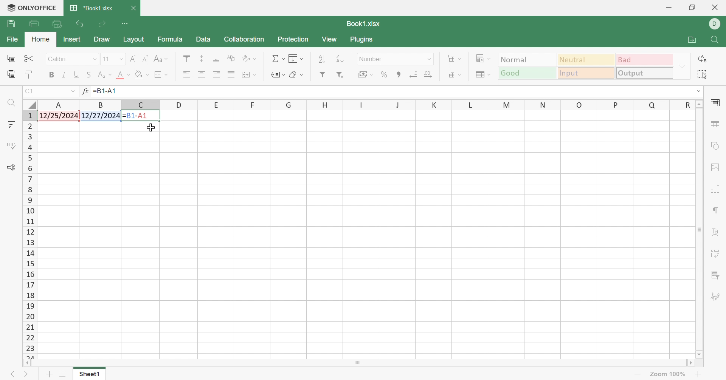  What do you see at coordinates (715, 147) in the screenshot?
I see `Shape settings` at bounding box center [715, 147].